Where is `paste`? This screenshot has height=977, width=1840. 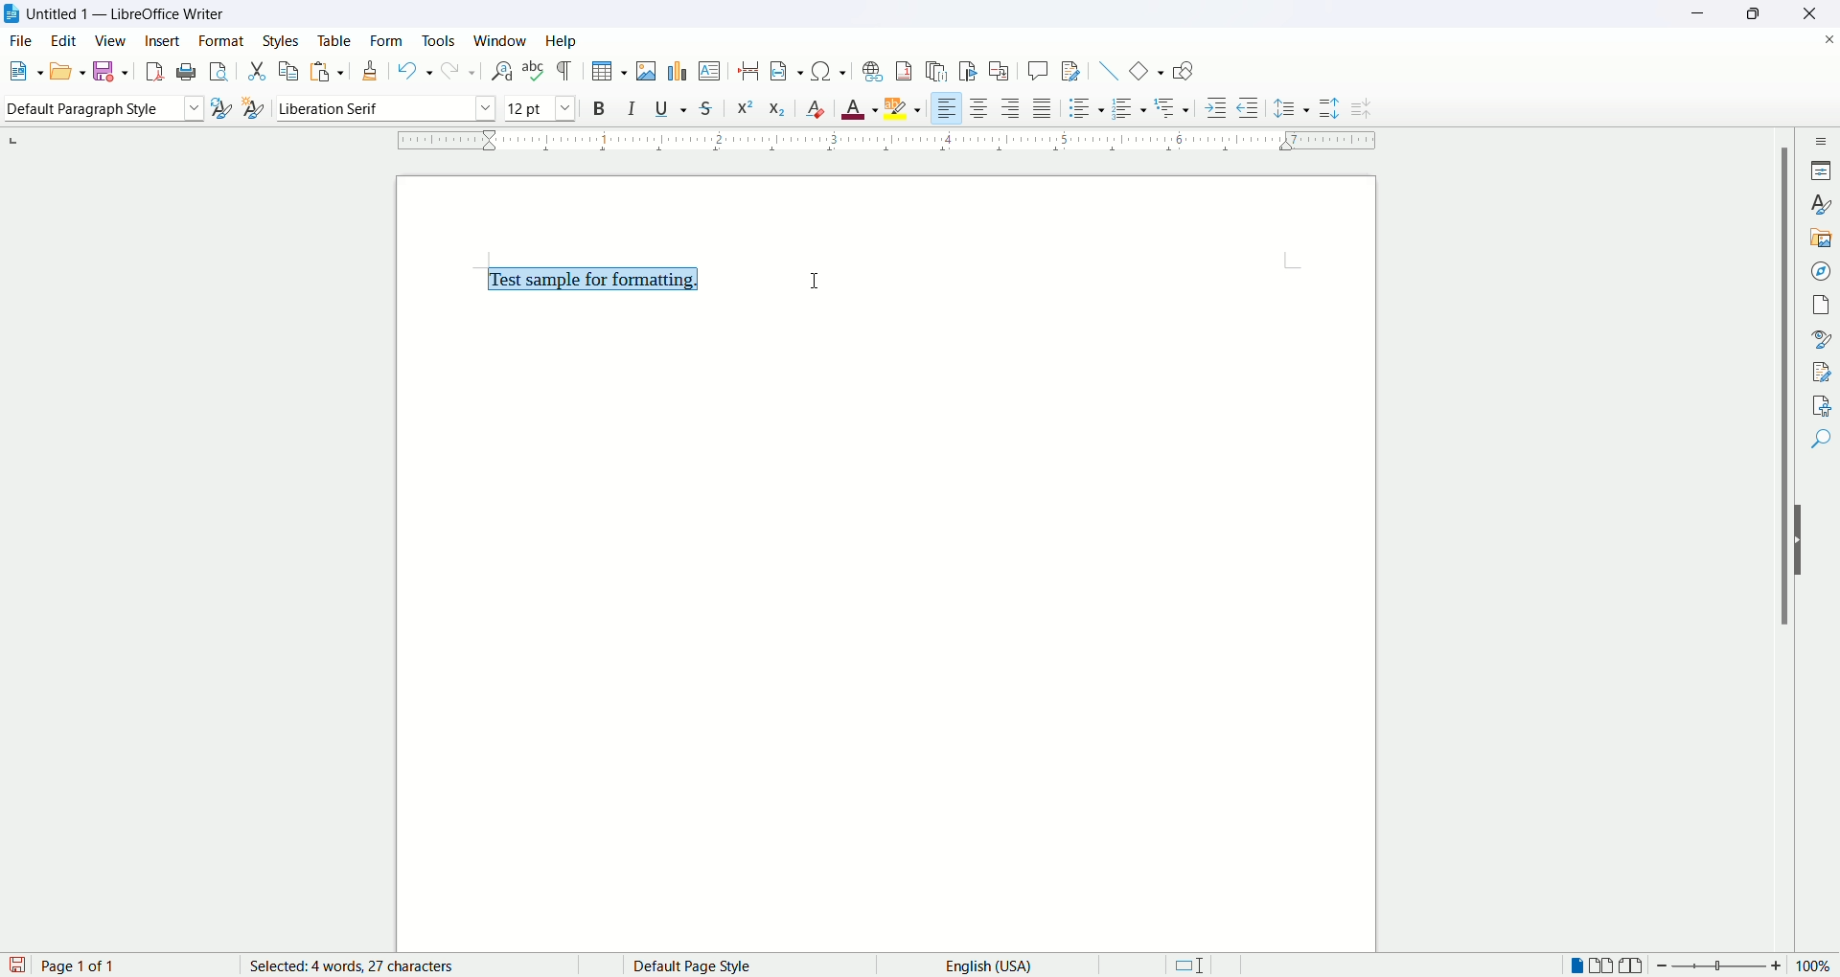
paste is located at coordinates (329, 73).